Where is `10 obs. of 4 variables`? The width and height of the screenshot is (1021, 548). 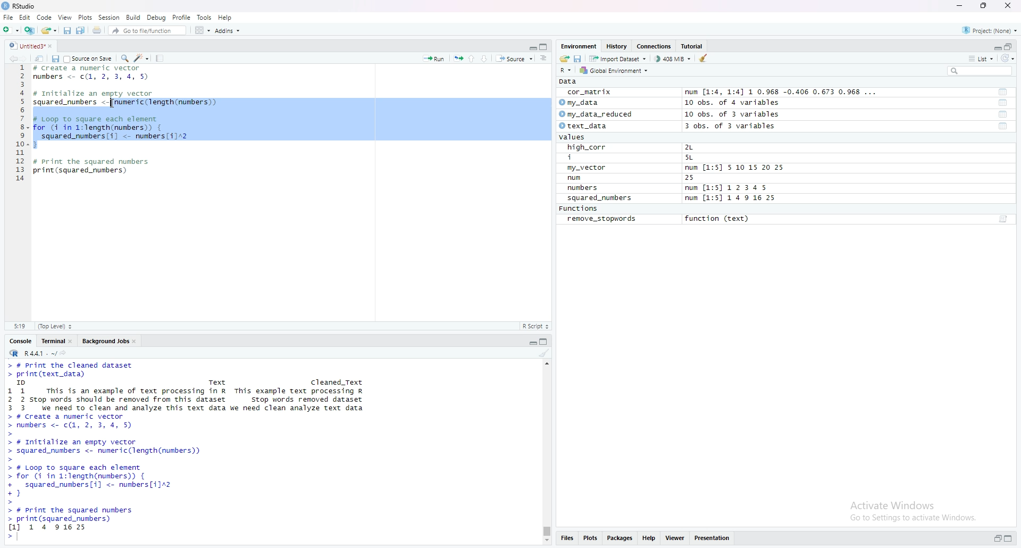 10 obs. of 4 variables is located at coordinates (732, 103).